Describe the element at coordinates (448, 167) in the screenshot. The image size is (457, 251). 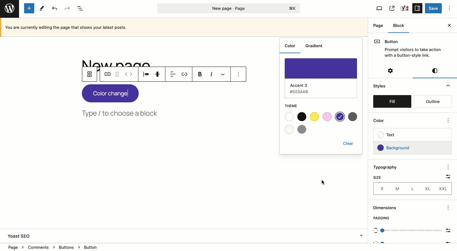
I see `options` at that location.